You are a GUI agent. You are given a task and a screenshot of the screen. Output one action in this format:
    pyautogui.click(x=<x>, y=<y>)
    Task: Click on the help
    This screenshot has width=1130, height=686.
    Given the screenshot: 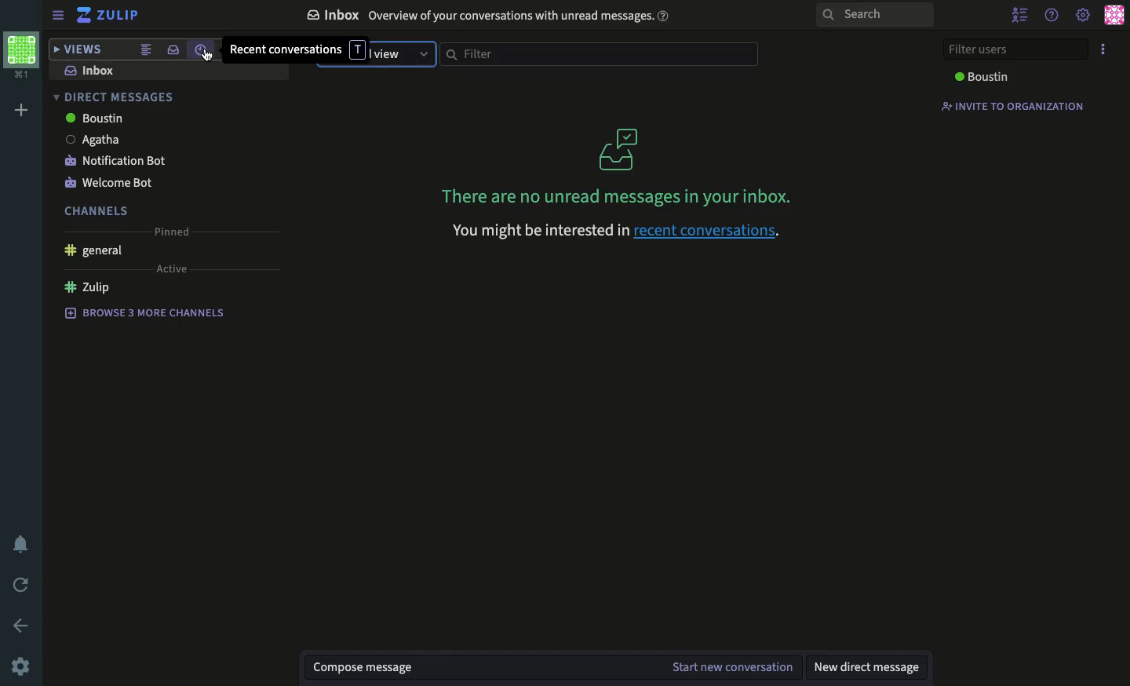 What is the action you would take?
    pyautogui.click(x=1052, y=16)
    